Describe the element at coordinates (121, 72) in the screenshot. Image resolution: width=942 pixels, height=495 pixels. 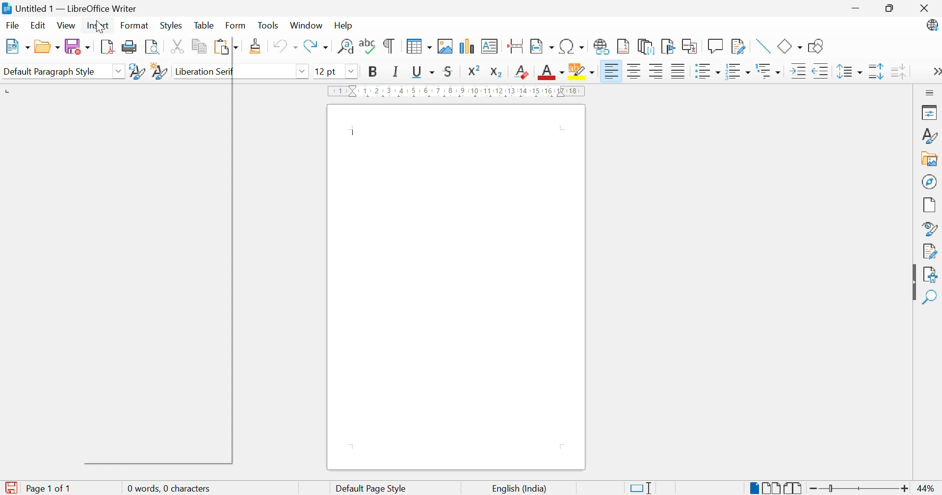
I see `Drop down` at that location.